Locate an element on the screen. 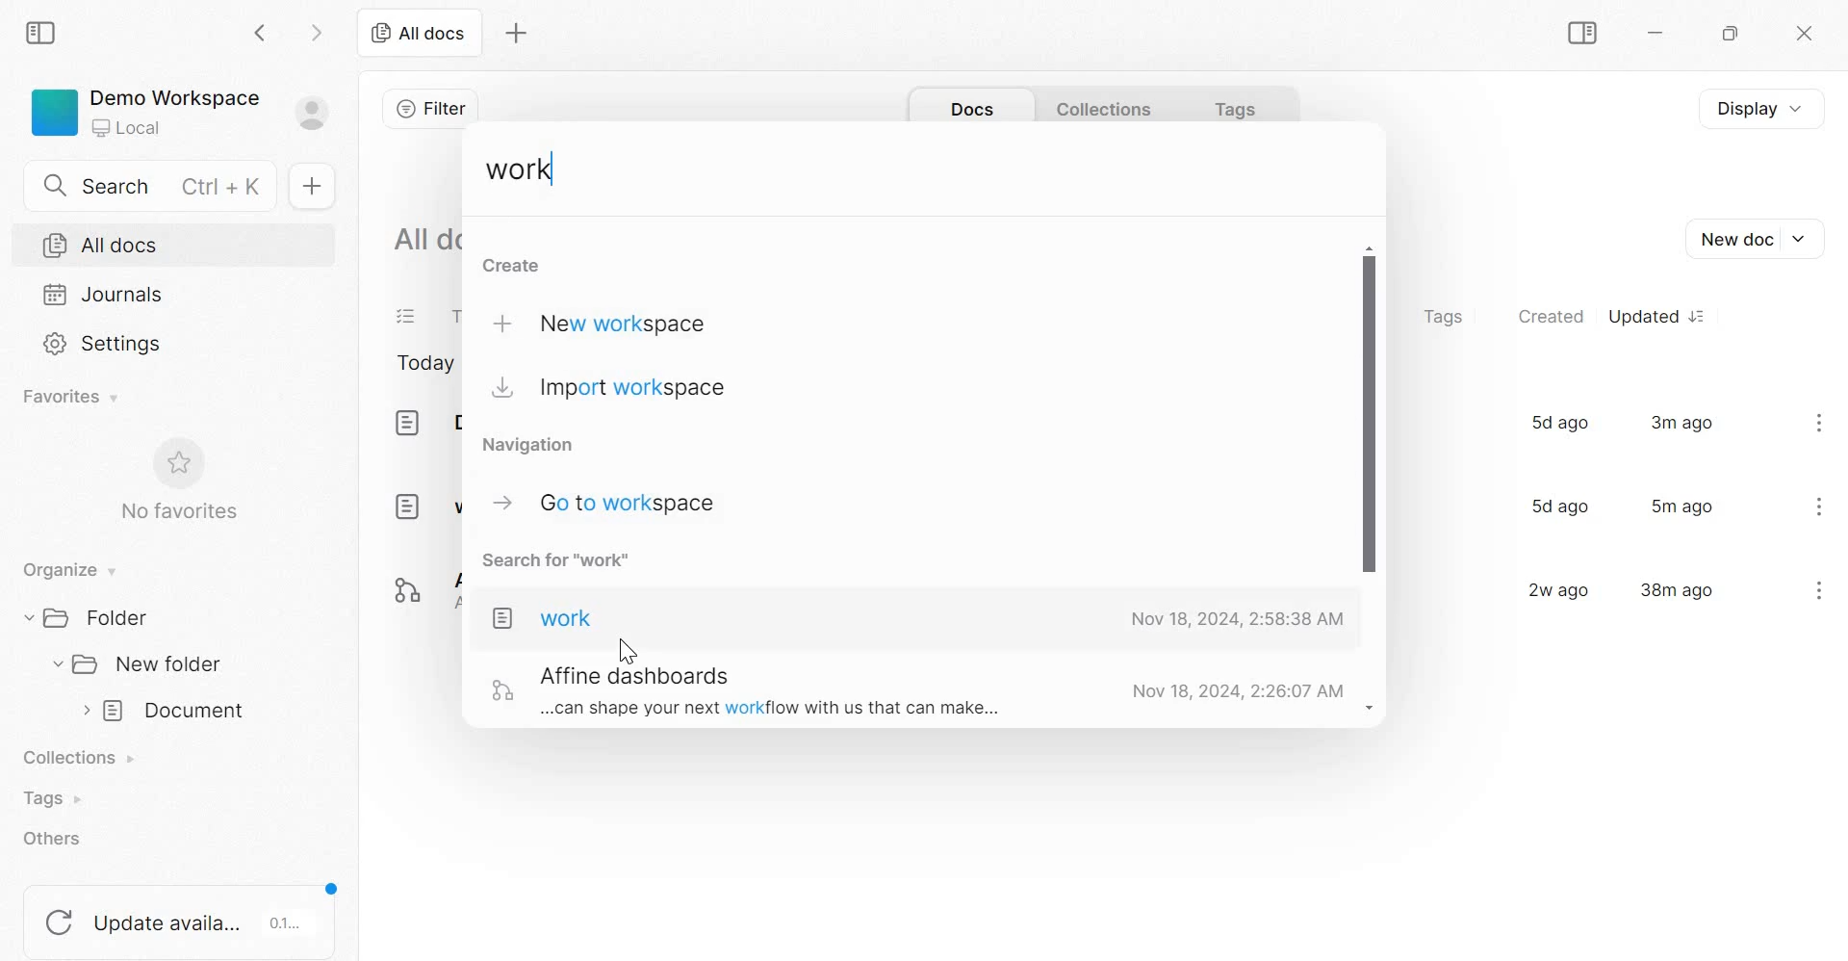  Journals is located at coordinates (104, 294).